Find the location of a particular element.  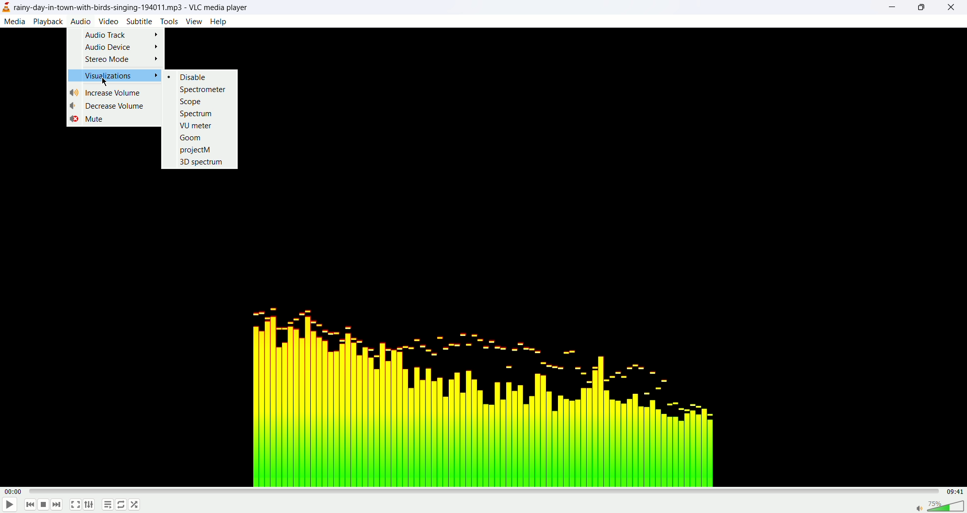

audio track is located at coordinates (121, 33).